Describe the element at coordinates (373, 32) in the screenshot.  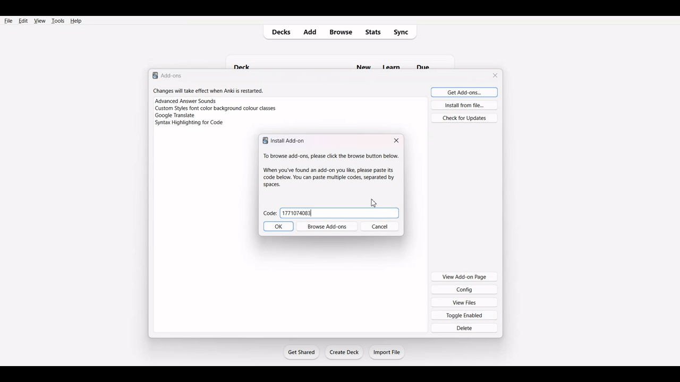
I see `Stats` at that location.